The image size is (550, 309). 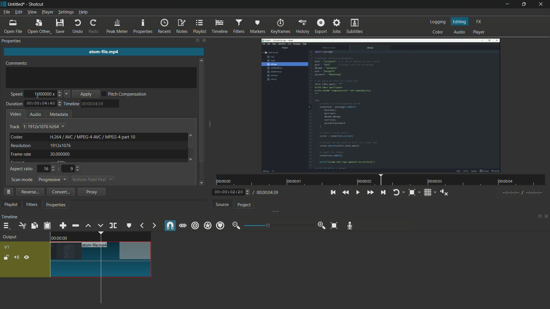 I want to click on imported file name, so click(x=103, y=51).